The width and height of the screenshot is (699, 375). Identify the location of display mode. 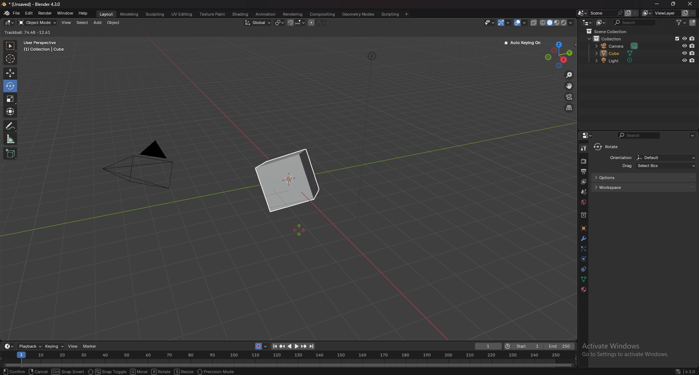
(601, 23).